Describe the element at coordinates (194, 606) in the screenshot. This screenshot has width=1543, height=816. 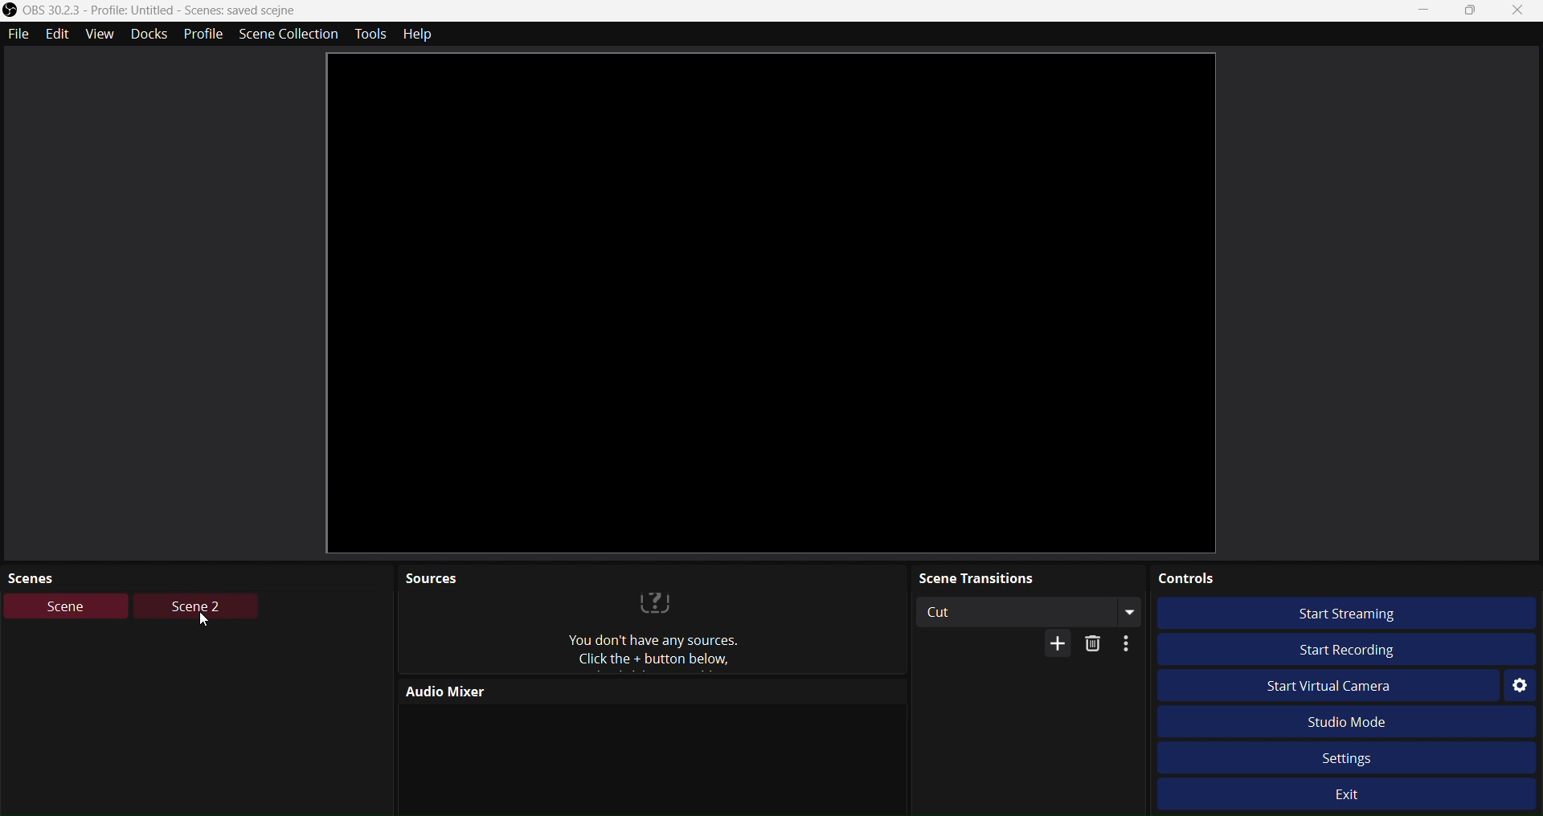
I see `Scene 2` at that location.